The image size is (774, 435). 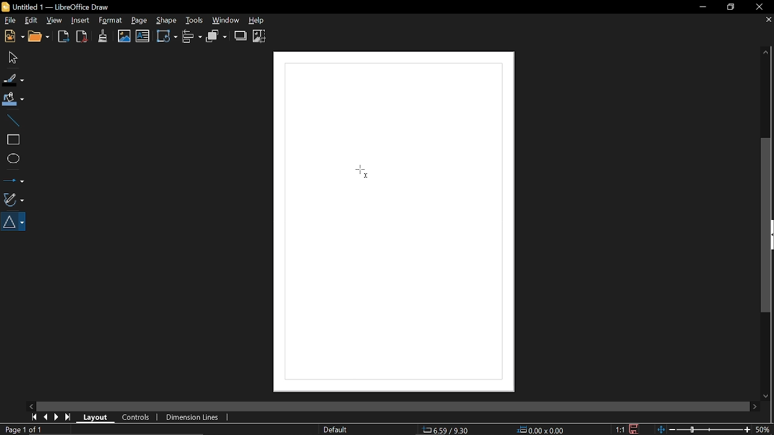 I want to click on shape, so click(x=166, y=20).